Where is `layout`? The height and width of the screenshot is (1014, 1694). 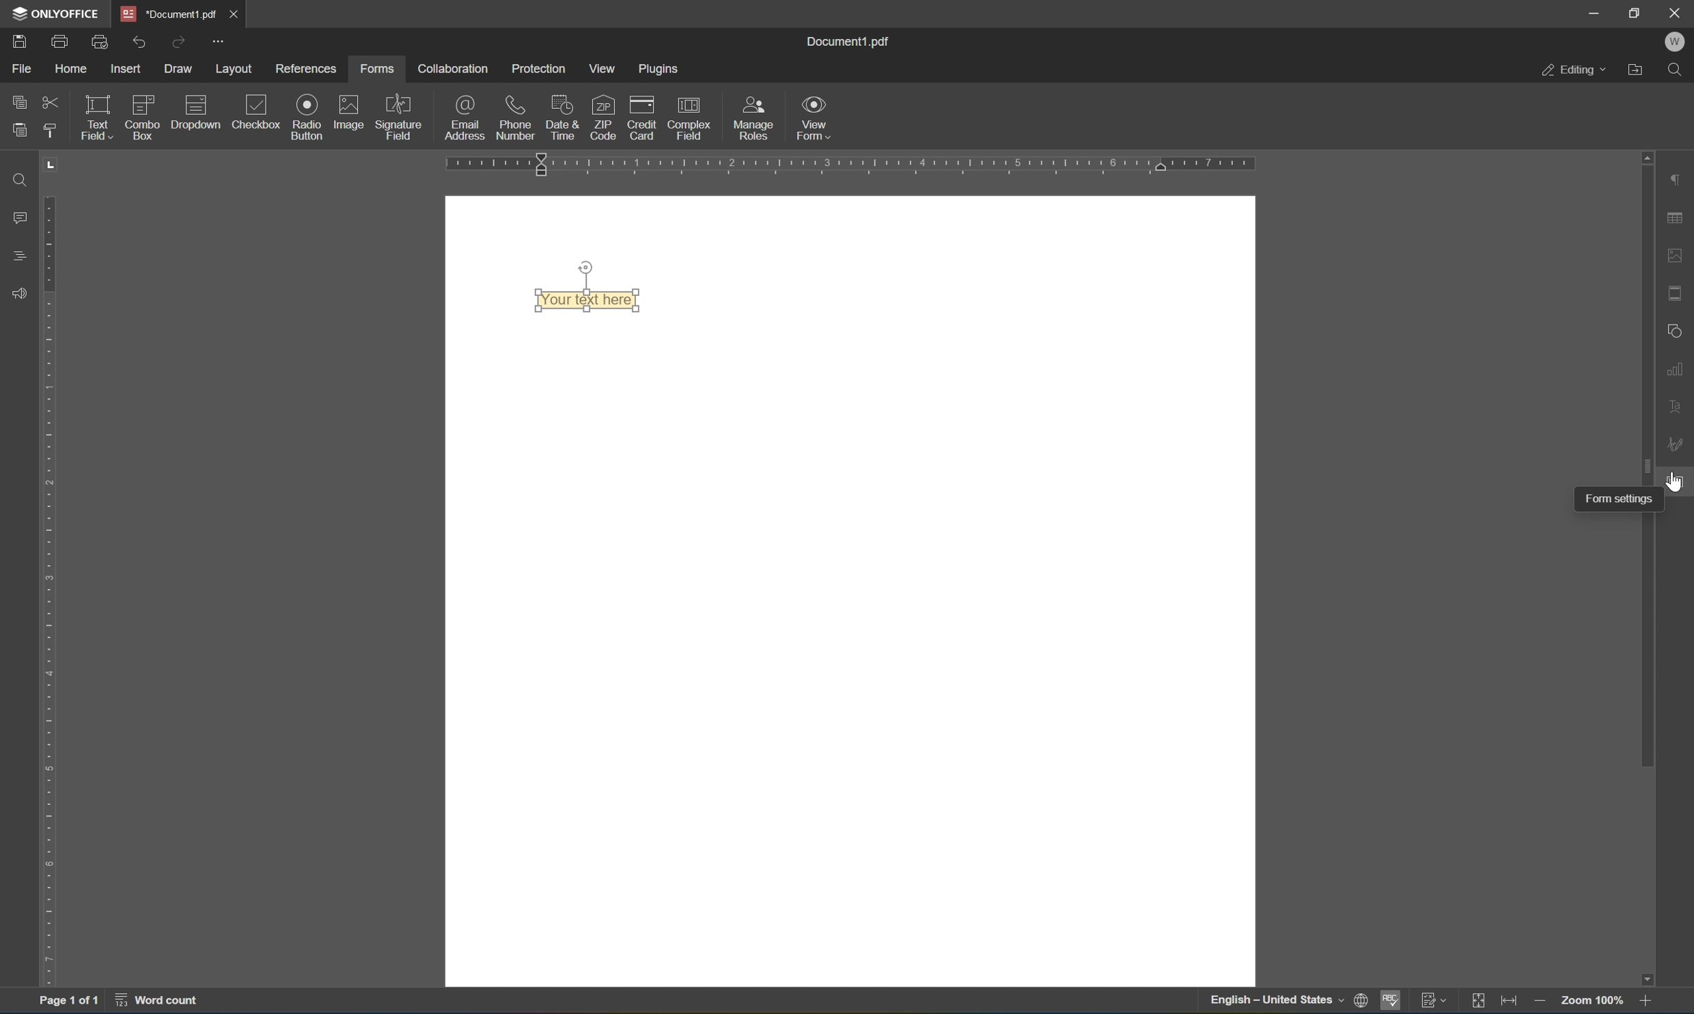
layout is located at coordinates (237, 70).